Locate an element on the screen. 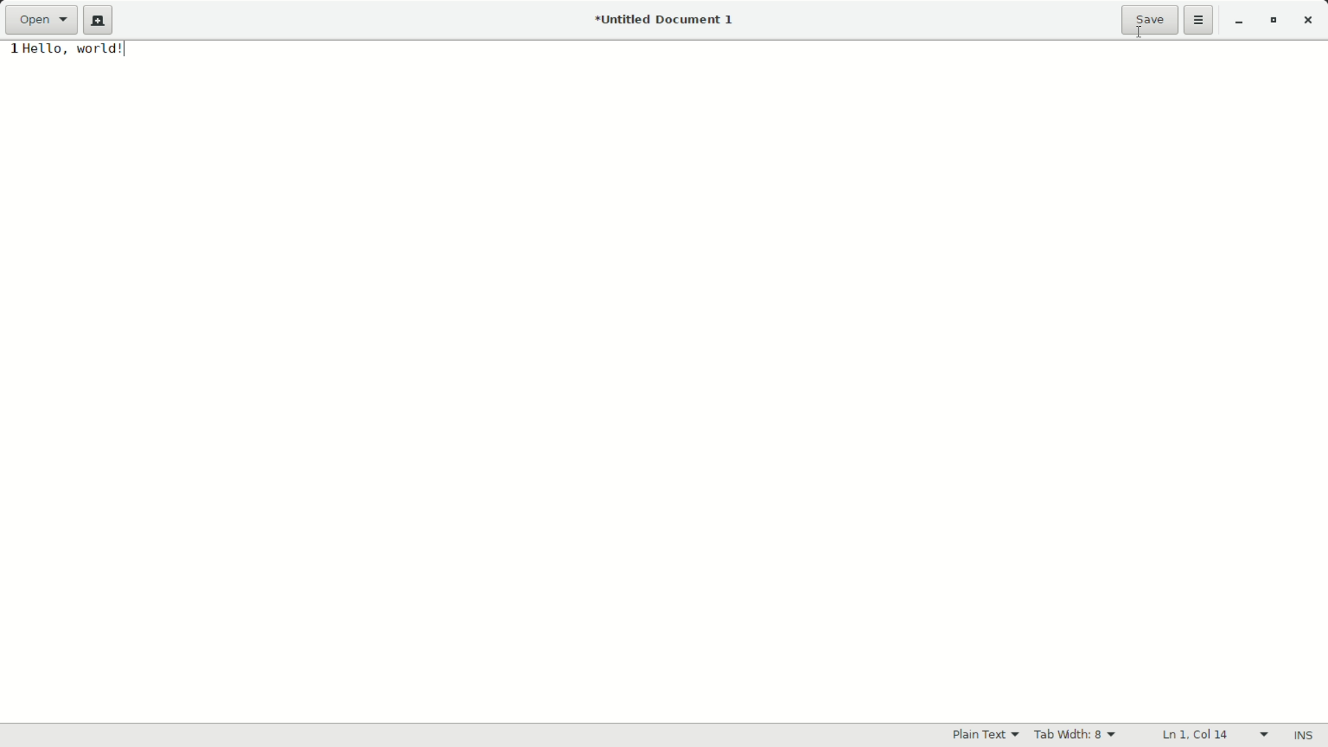  1 is located at coordinates (14, 50).